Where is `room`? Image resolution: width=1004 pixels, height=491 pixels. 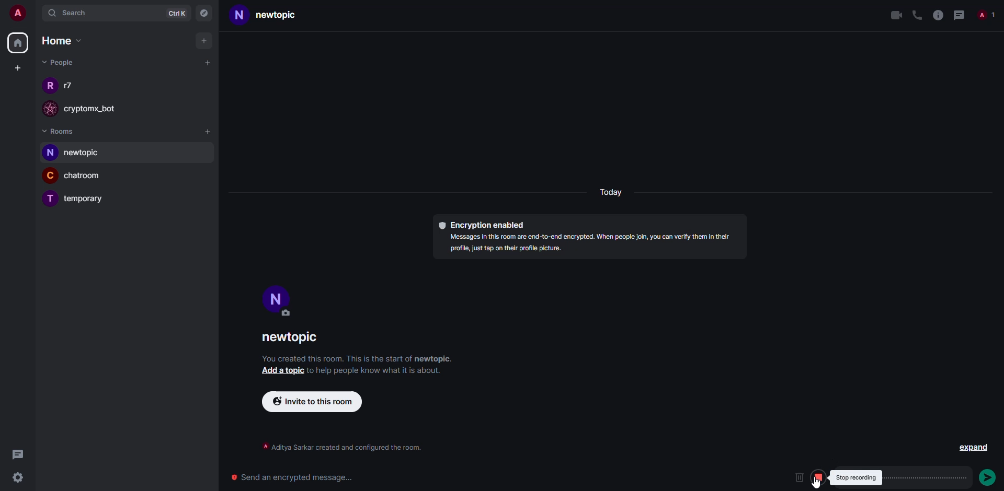
room is located at coordinates (291, 339).